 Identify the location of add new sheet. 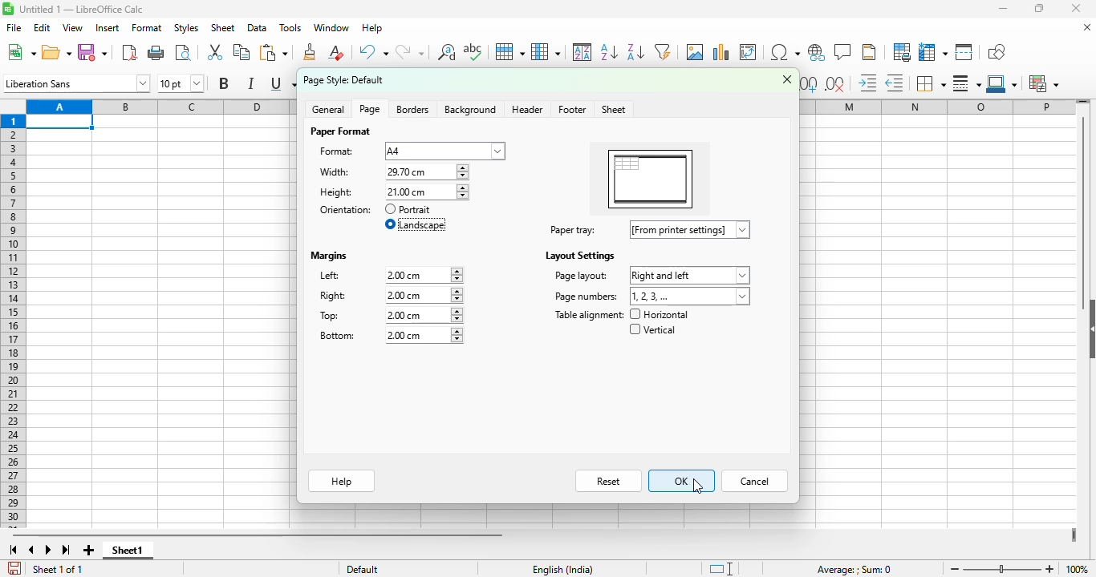
(89, 551).